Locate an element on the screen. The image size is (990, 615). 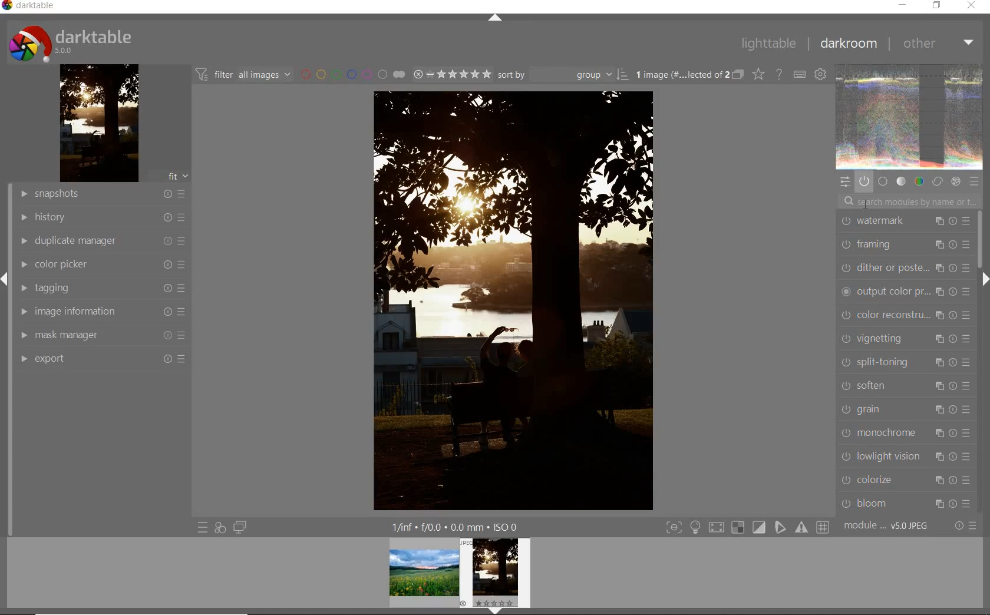
bloom is located at coordinates (907, 502).